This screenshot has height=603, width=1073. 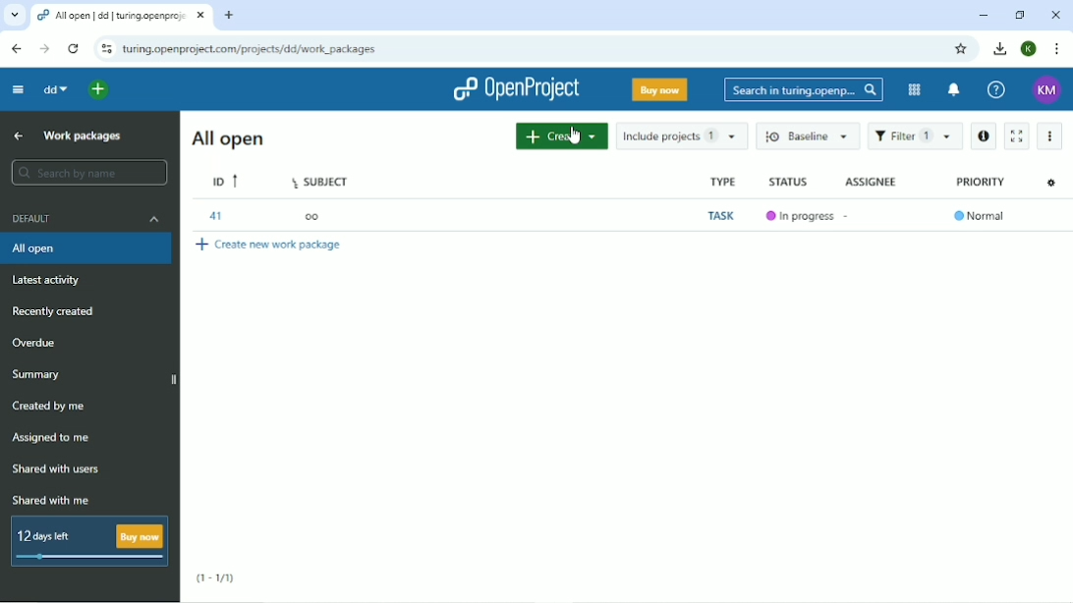 I want to click on Create new work package, so click(x=269, y=244).